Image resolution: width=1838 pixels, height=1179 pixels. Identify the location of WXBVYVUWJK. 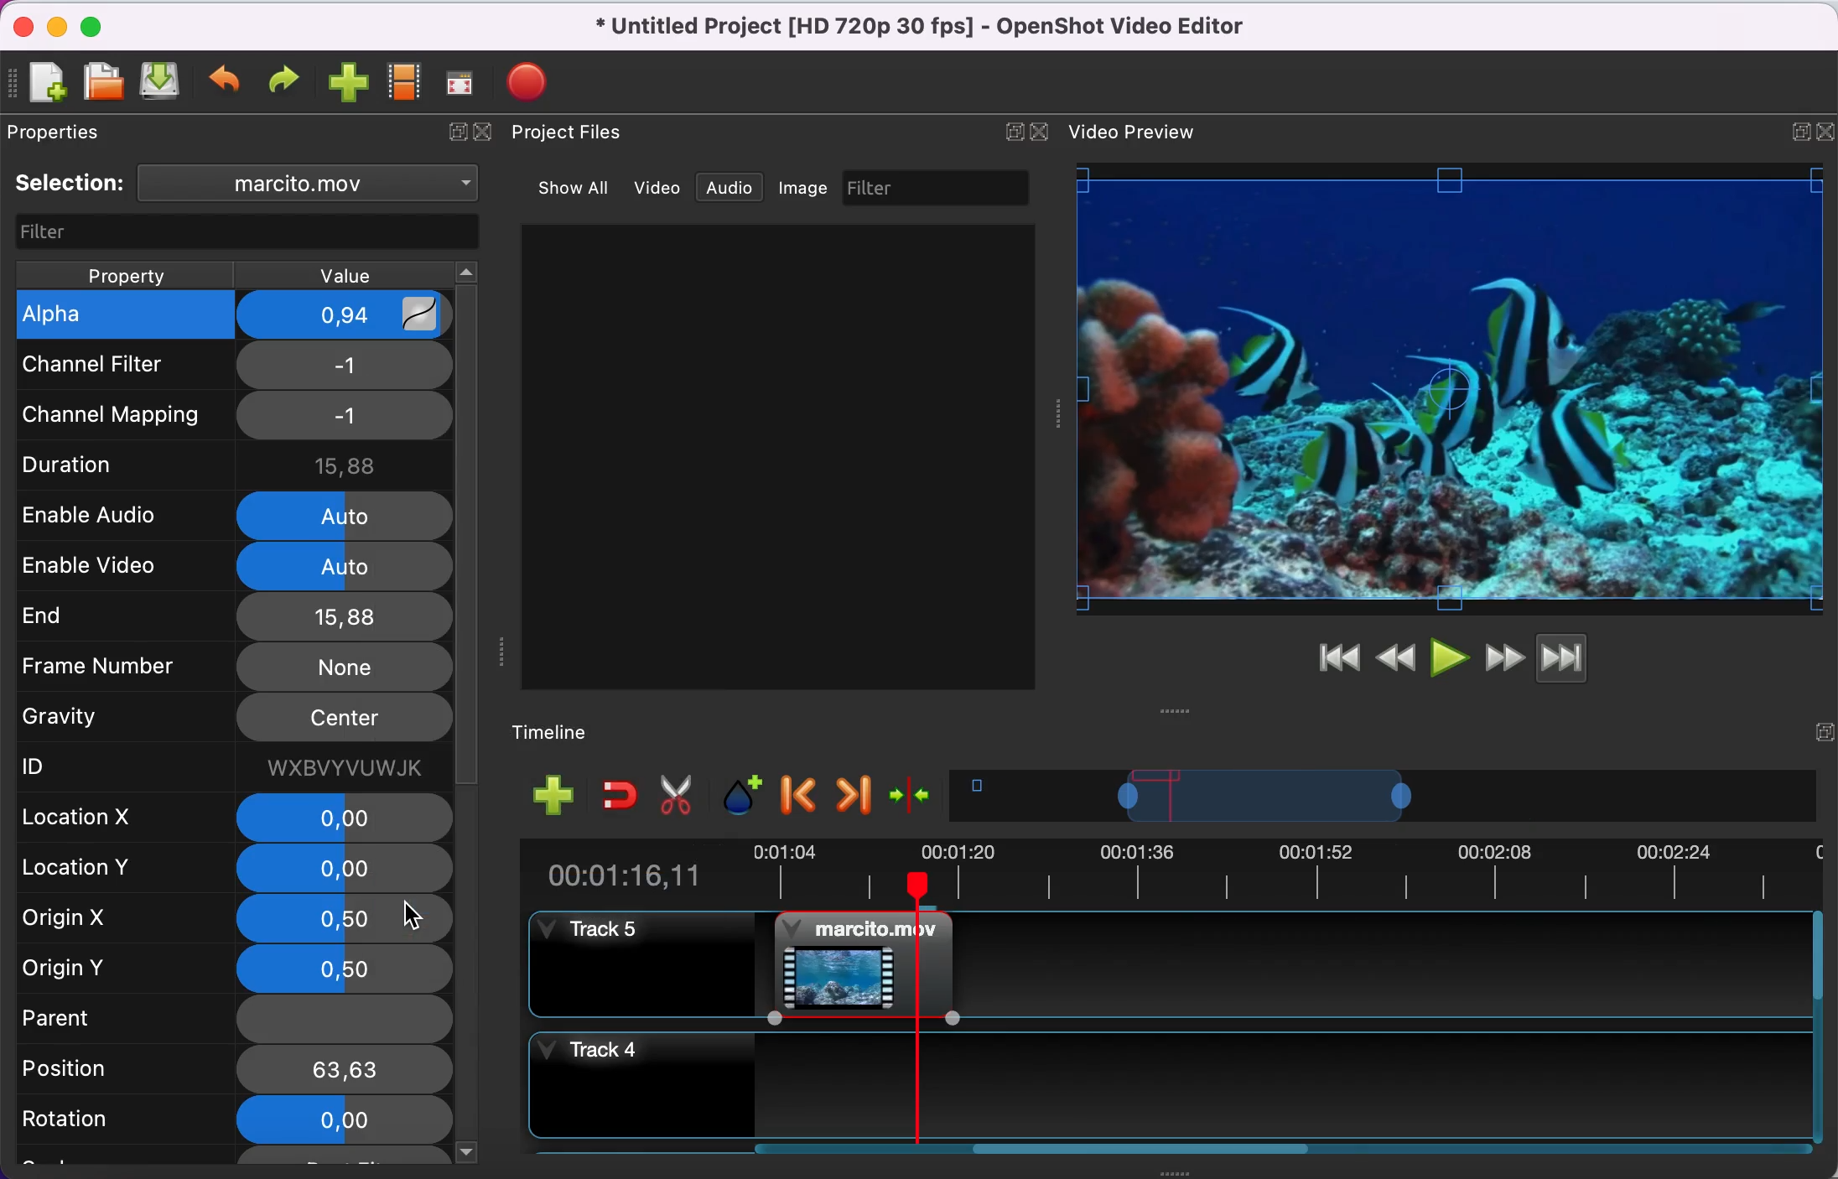
(342, 767).